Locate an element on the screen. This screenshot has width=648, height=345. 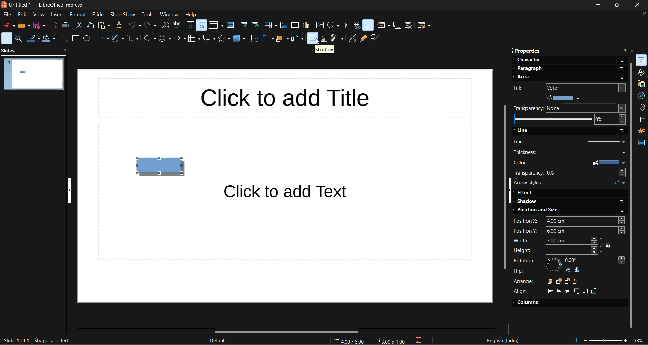
new slide is located at coordinates (384, 25).